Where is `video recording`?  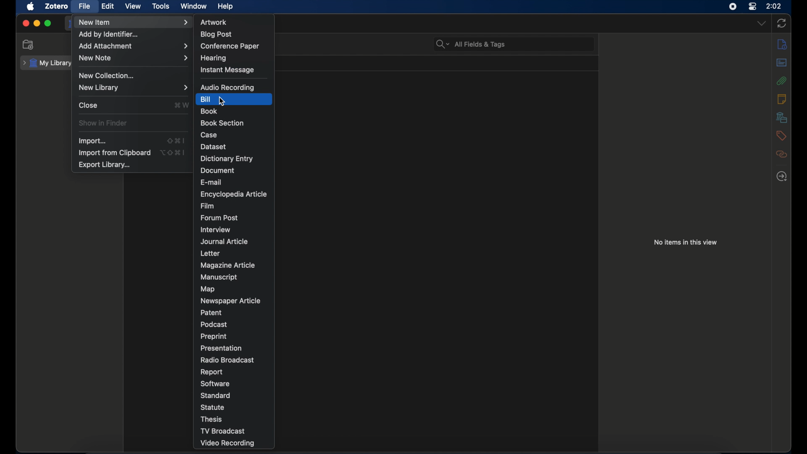
video recording is located at coordinates (229, 443).